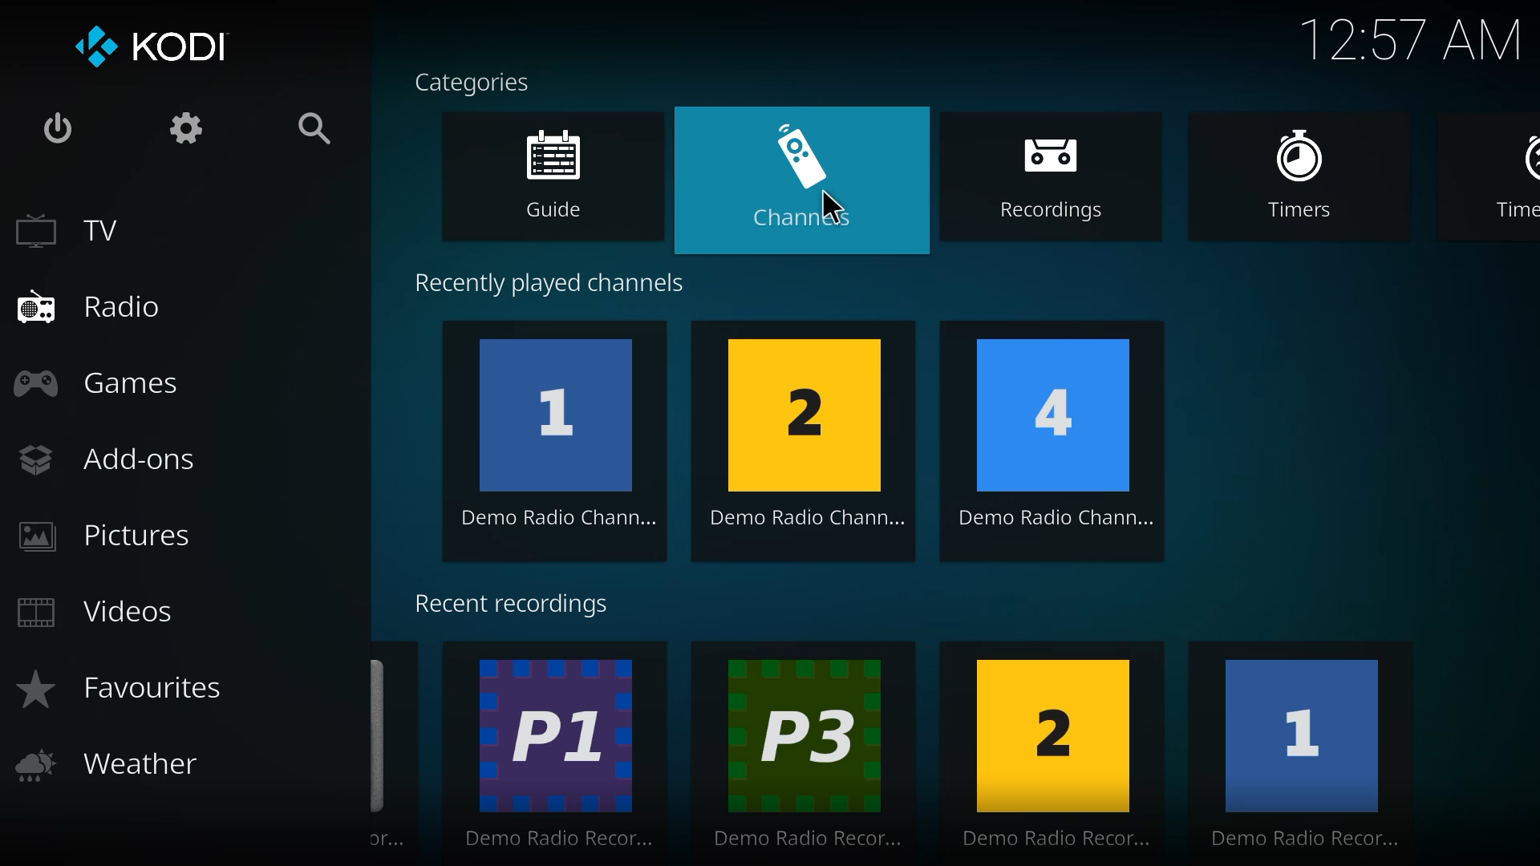 Image resolution: width=1540 pixels, height=866 pixels. What do you see at coordinates (1056, 750) in the screenshot?
I see `2 Demo Radio Recor...` at bounding box center [1056, 750].